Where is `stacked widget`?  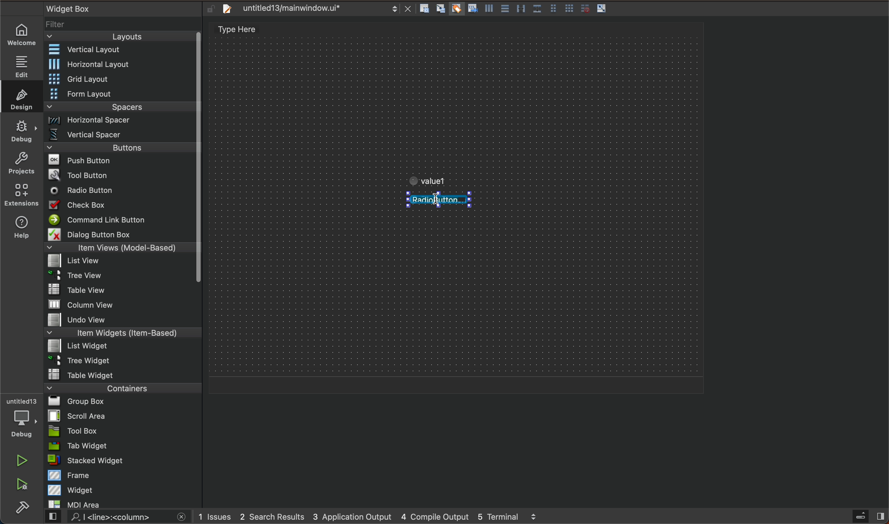
stacked widget is located at coordinates (123, 460).